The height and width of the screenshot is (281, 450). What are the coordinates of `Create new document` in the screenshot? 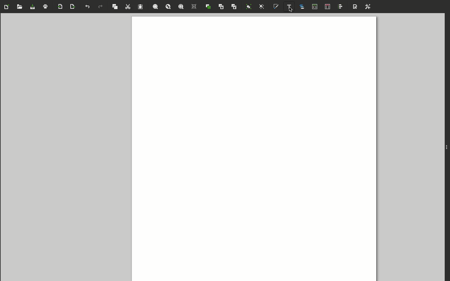 It's located at (8, 7).